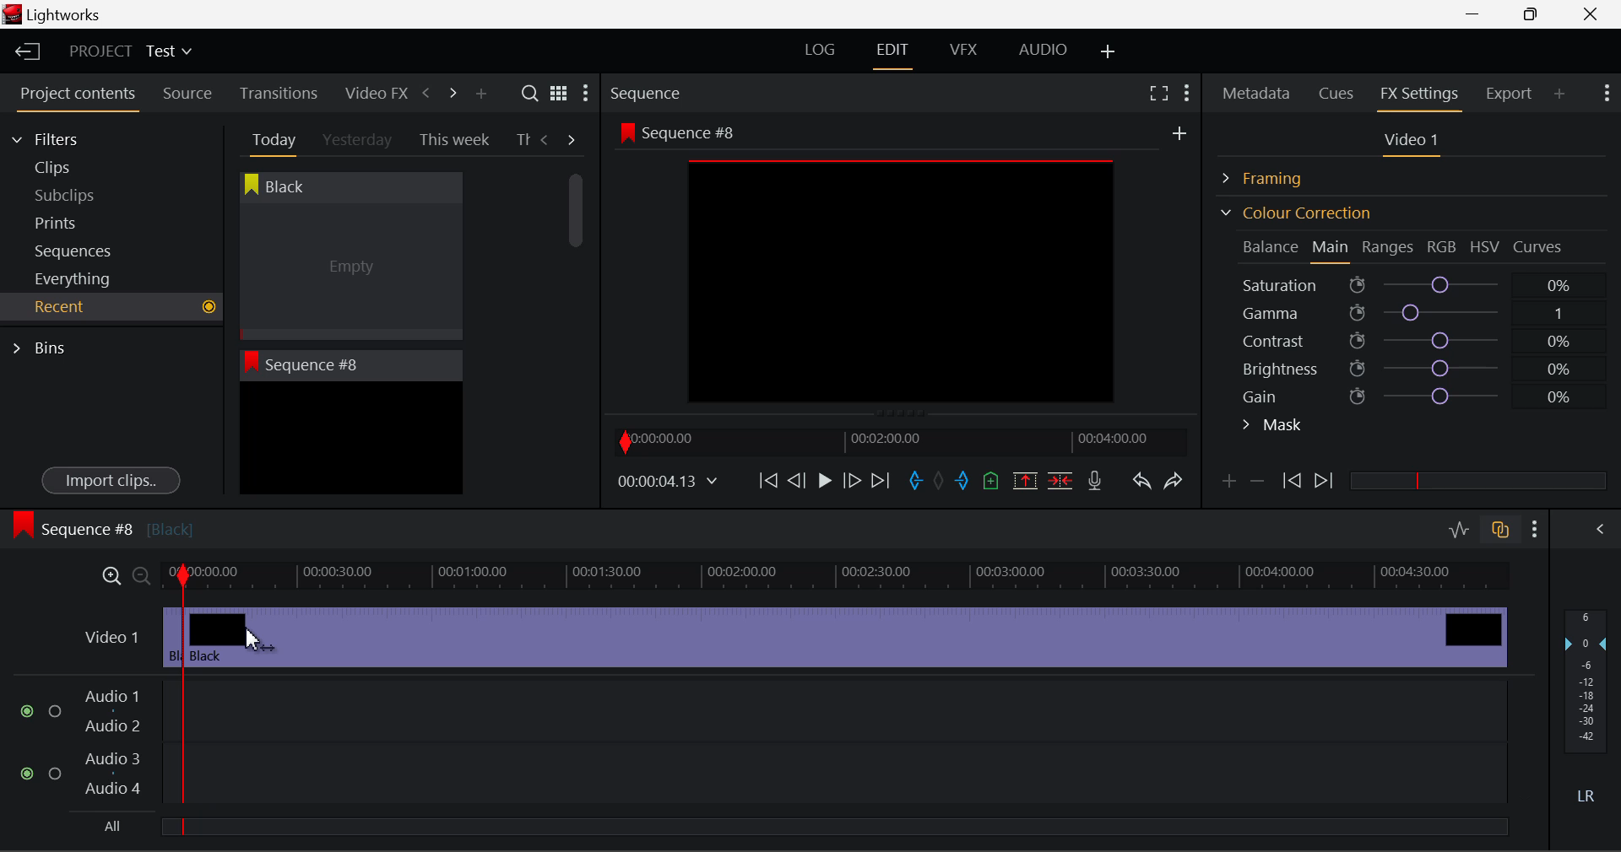  Describe the element at coordinates (1415, 313) in the screenshot. I see `Gamma` at that location.